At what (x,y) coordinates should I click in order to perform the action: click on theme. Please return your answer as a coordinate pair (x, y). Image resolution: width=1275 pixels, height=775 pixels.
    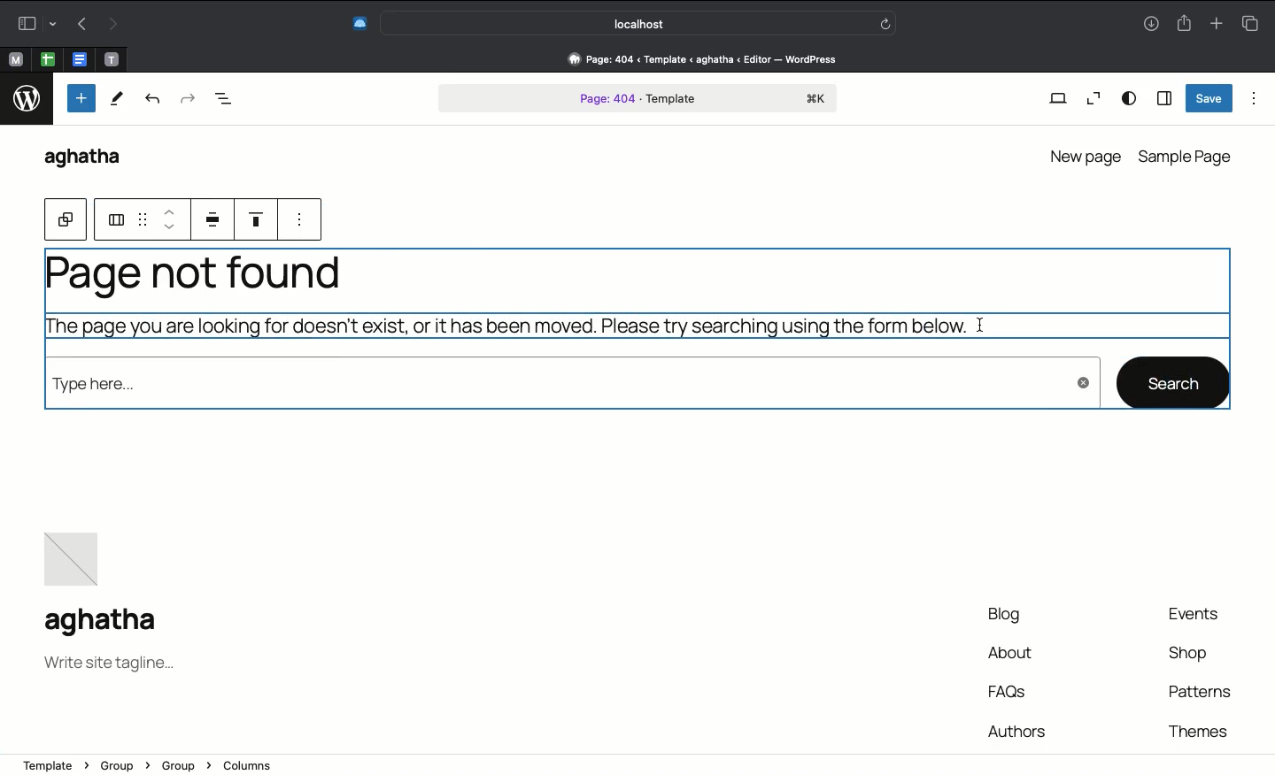
    Looking at the image, I should click on (1196, 728).